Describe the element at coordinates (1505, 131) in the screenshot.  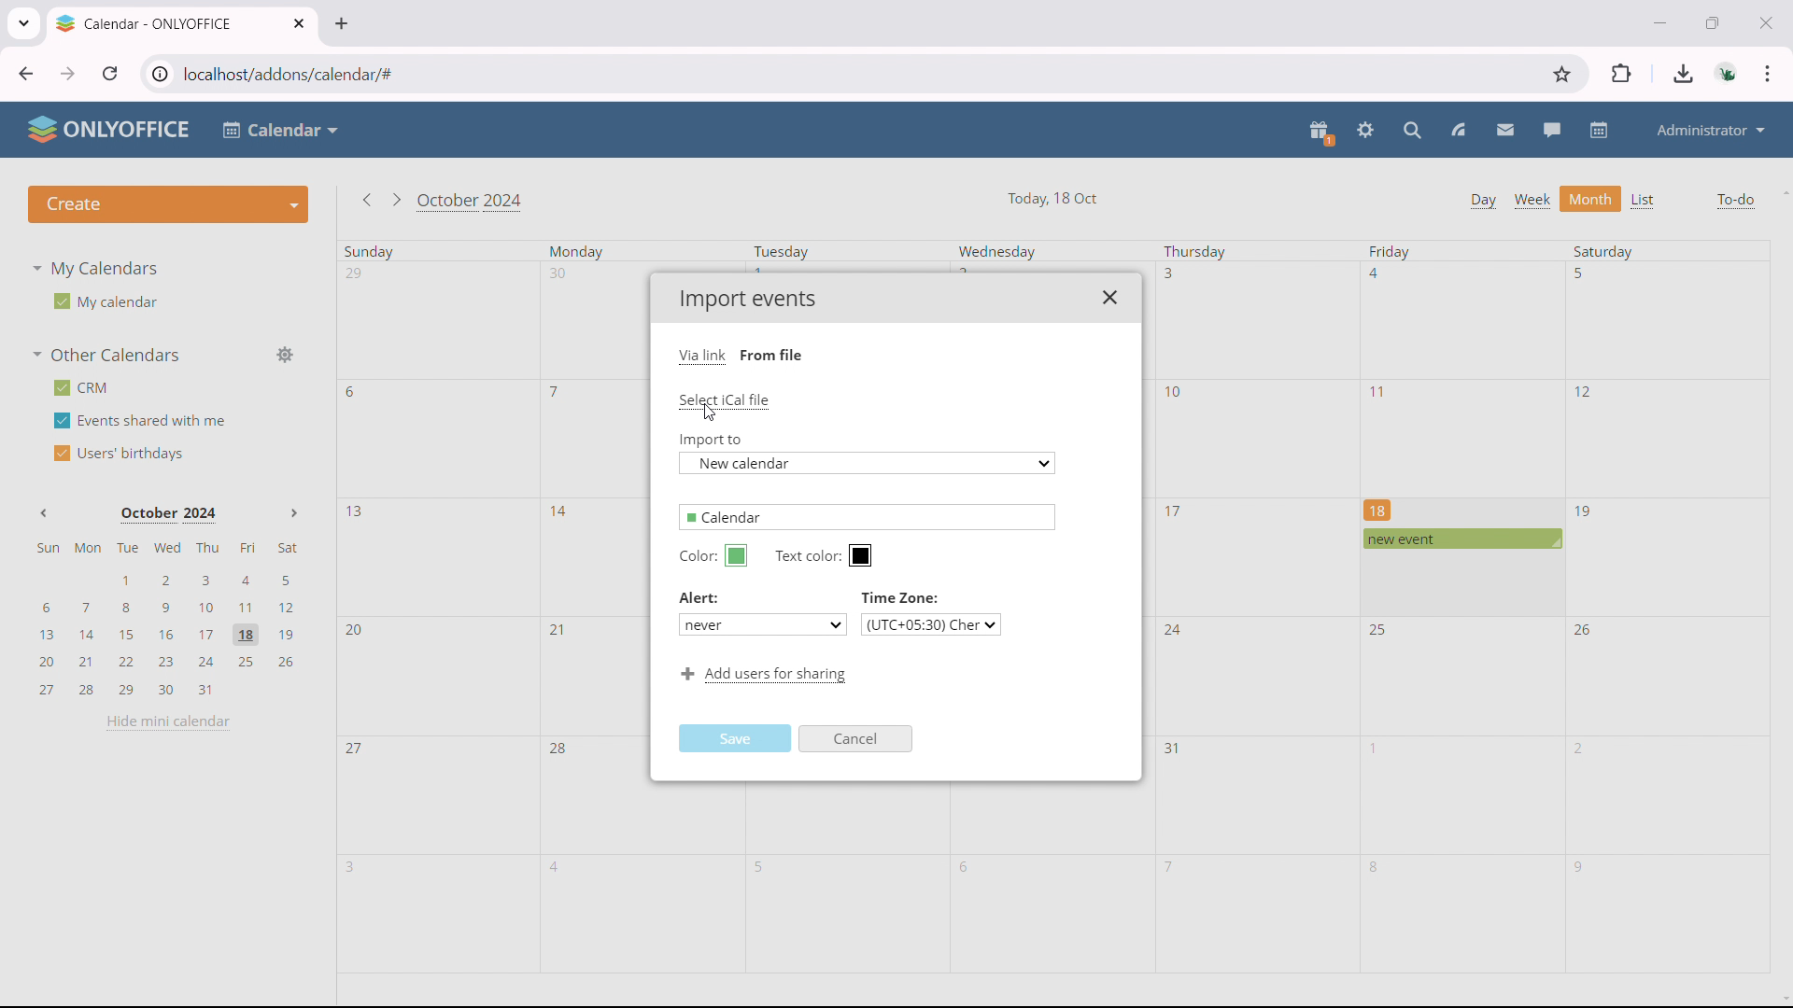
I see `mail` at that location.